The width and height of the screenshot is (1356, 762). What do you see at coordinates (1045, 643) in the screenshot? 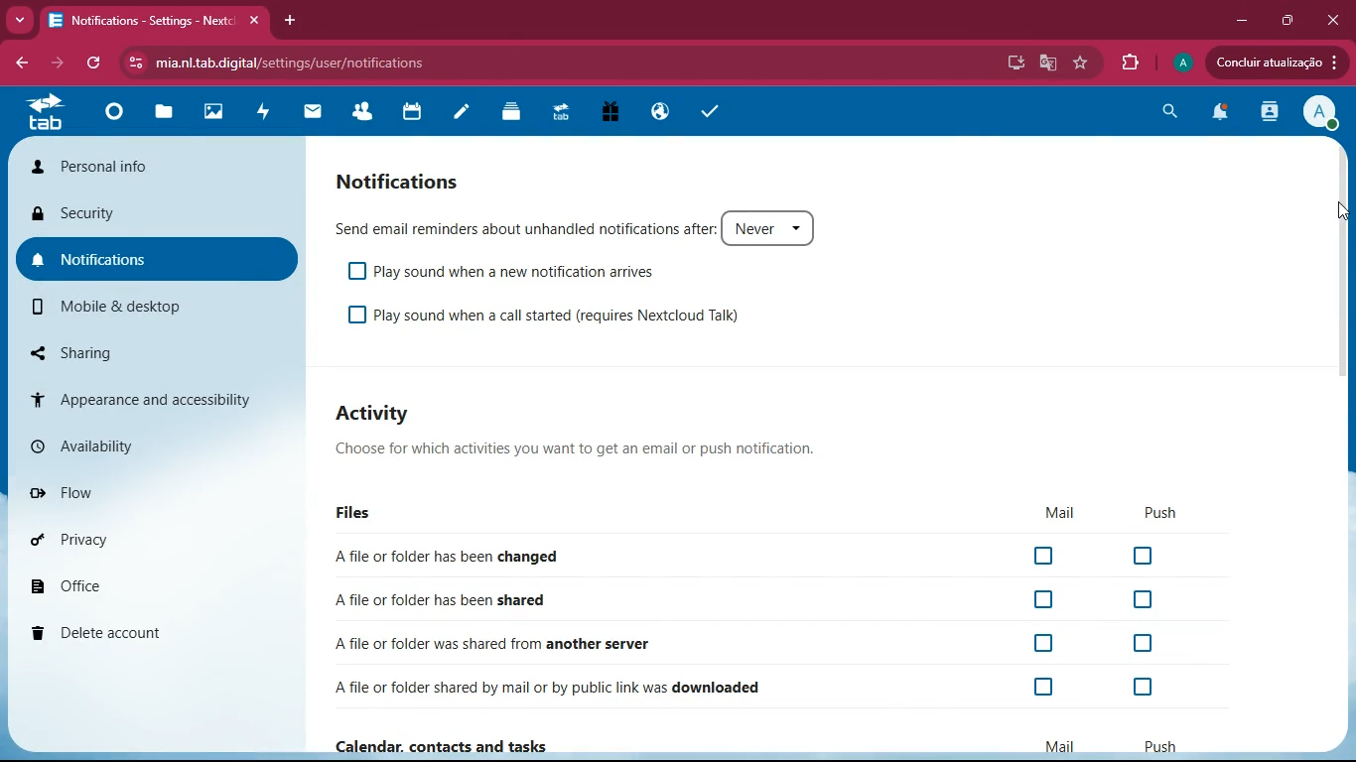
I see `off` at bounding box center [1045, 643].